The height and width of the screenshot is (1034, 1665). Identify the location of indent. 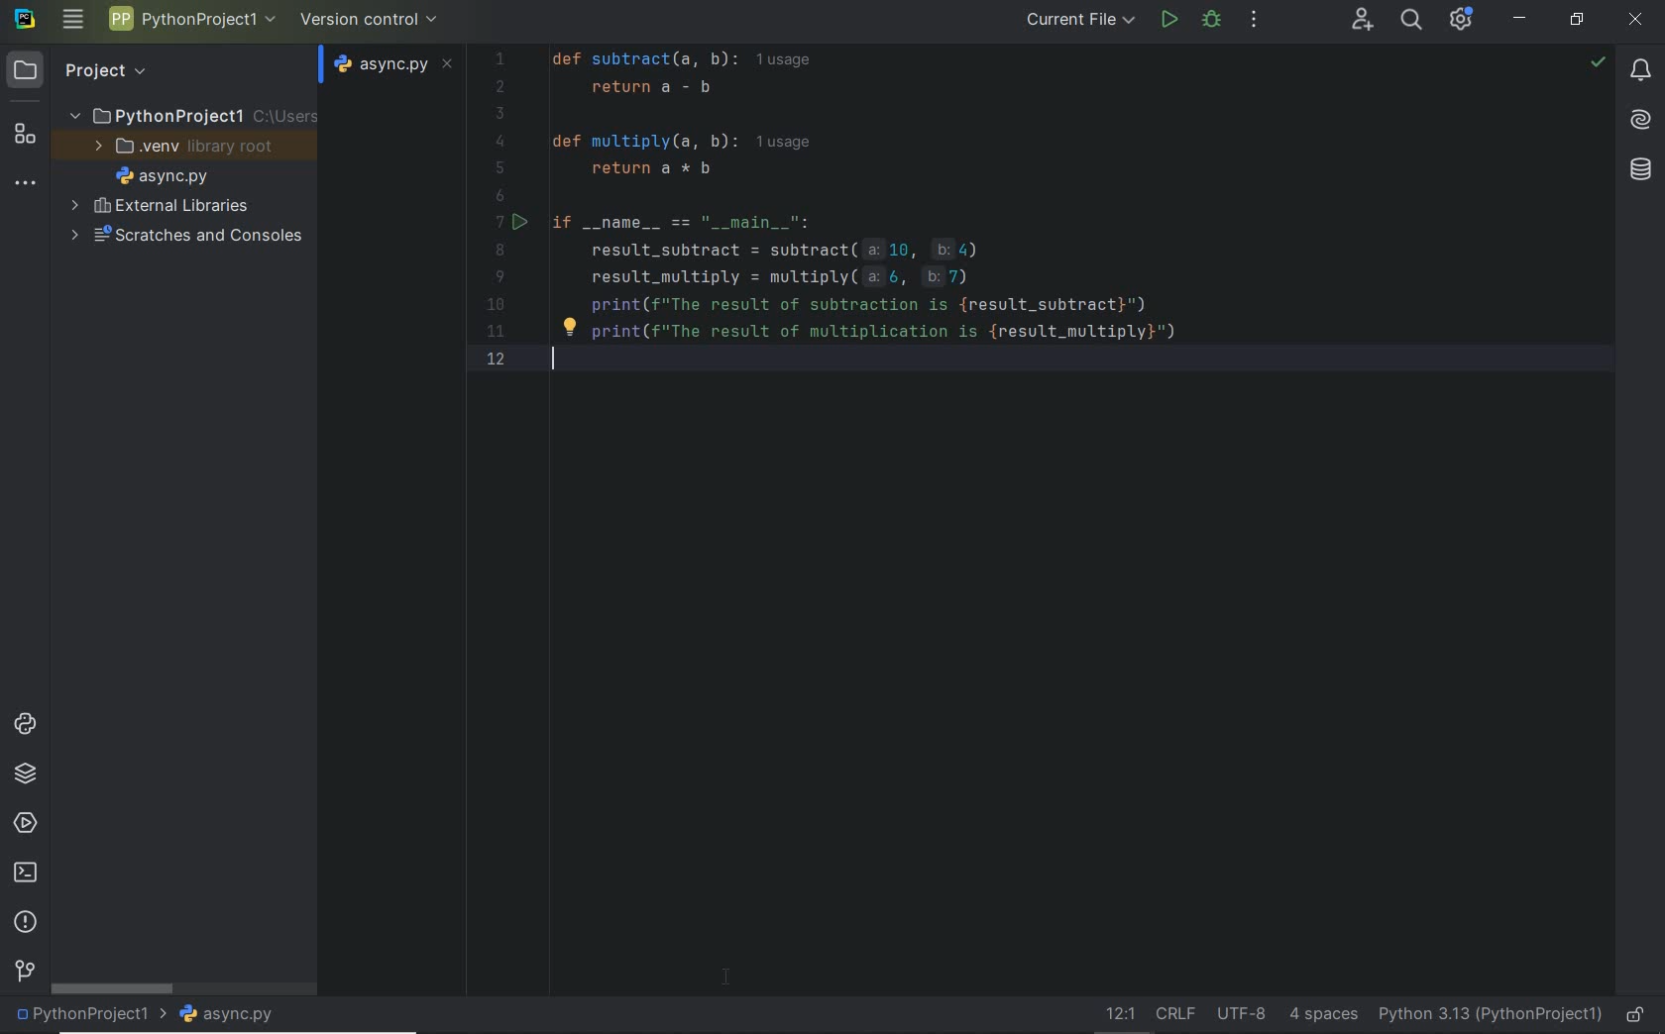
(1321, 1015).